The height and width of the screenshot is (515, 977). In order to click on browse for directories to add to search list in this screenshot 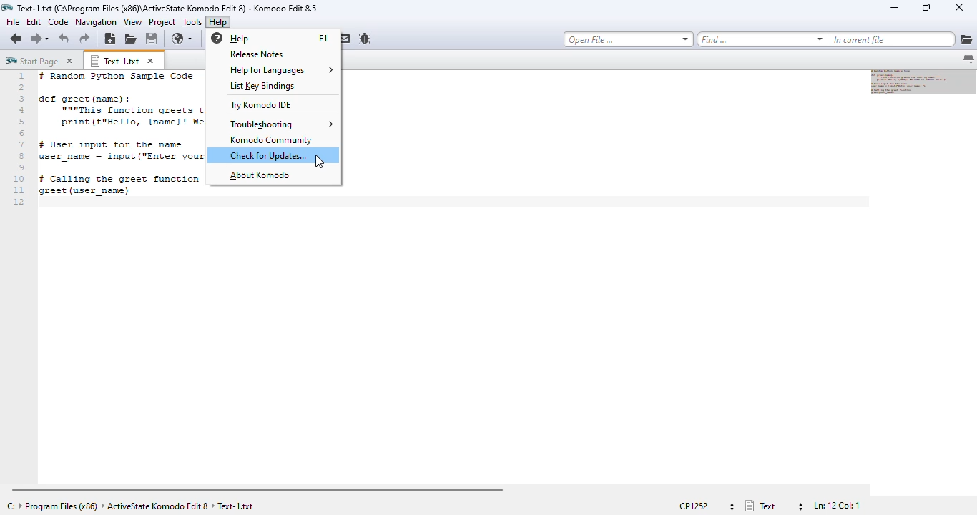, I will do `click(966, 40)`.